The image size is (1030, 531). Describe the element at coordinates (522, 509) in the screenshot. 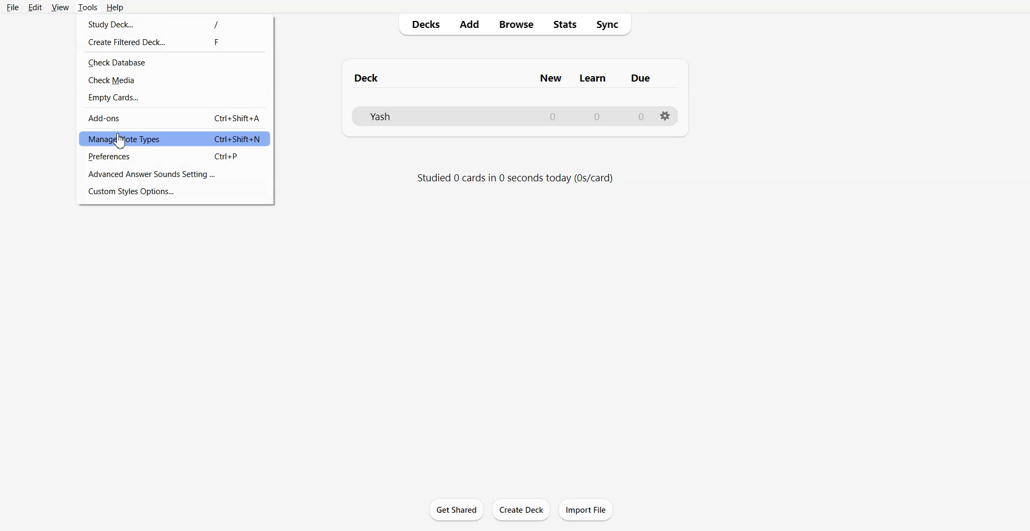

I see `Create Deck` at that location.